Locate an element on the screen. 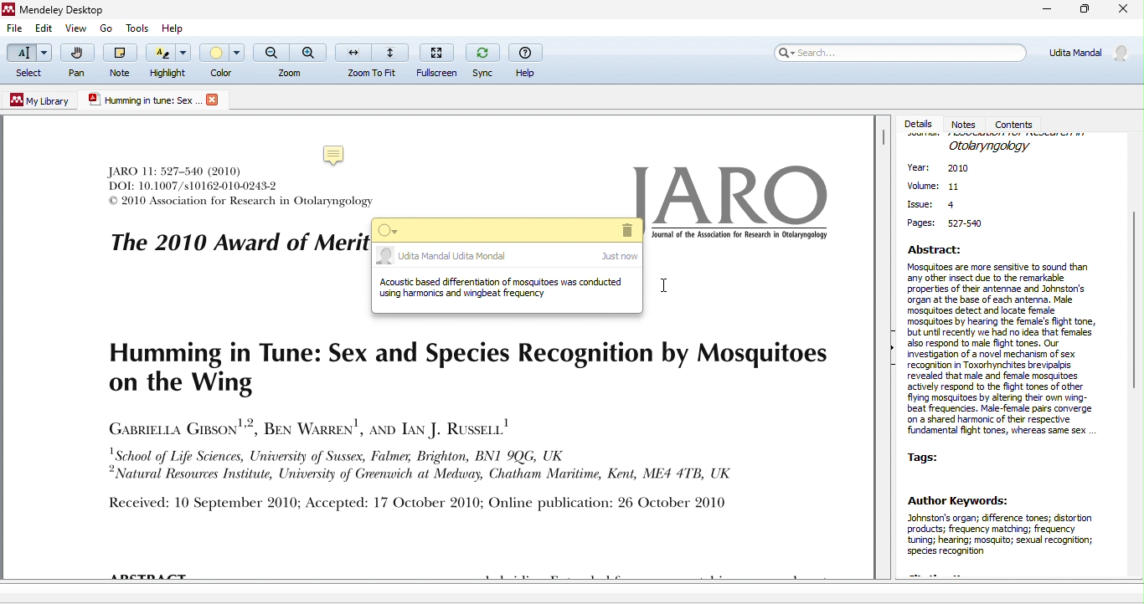 The image size is (1144, 604). page: 527-540 is located at coordinates (949, 224).